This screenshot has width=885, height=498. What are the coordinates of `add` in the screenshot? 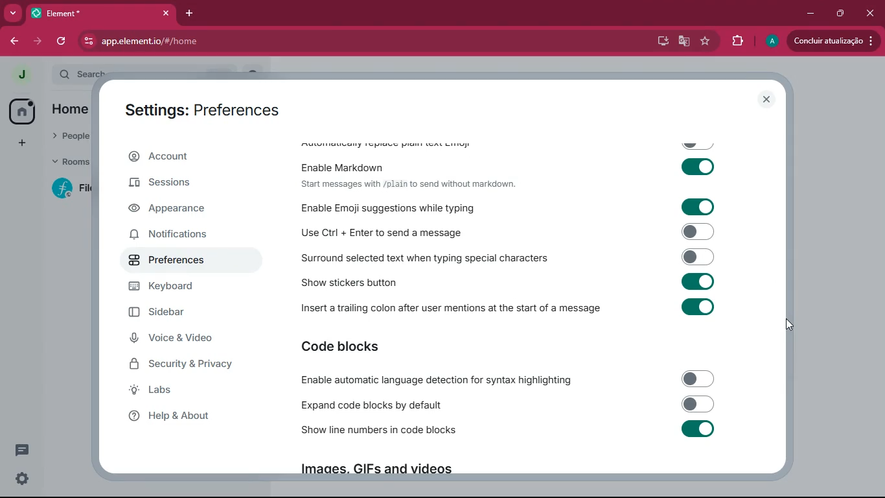 It's located at (22, 143).